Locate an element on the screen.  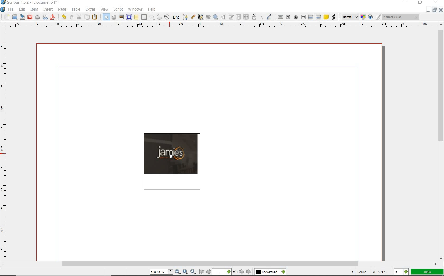
calligraphic line is located at coordinates (201, 17).